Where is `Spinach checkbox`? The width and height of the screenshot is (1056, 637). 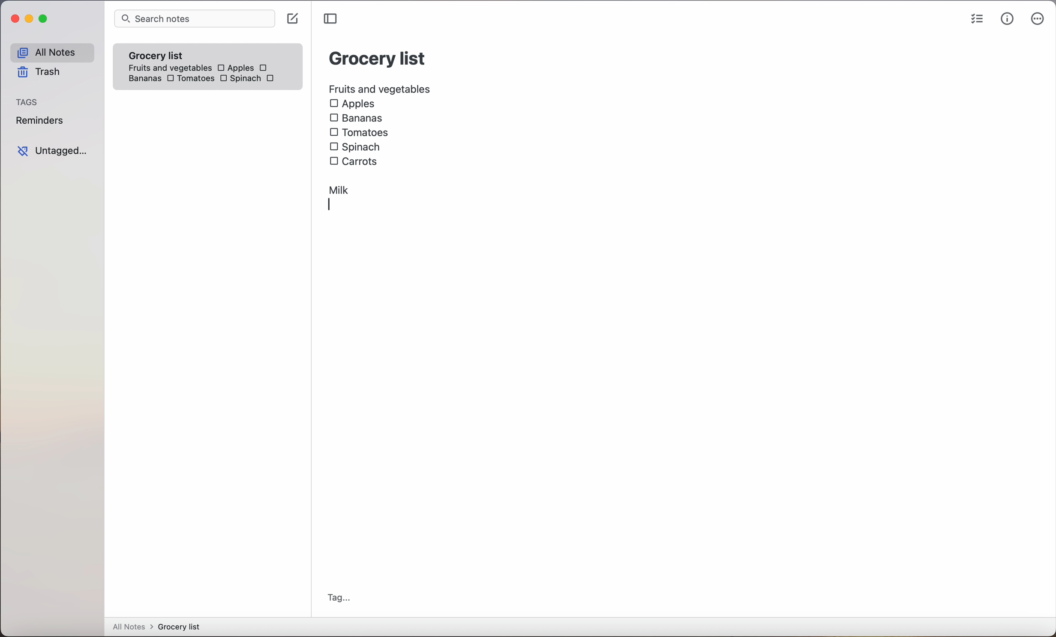 Spinach checkbox is located at coordinates (240, 80).